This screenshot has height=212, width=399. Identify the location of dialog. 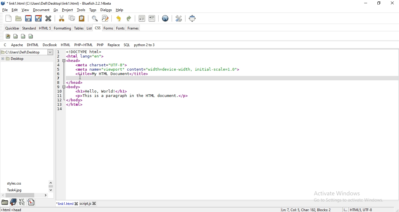
(106, 10).